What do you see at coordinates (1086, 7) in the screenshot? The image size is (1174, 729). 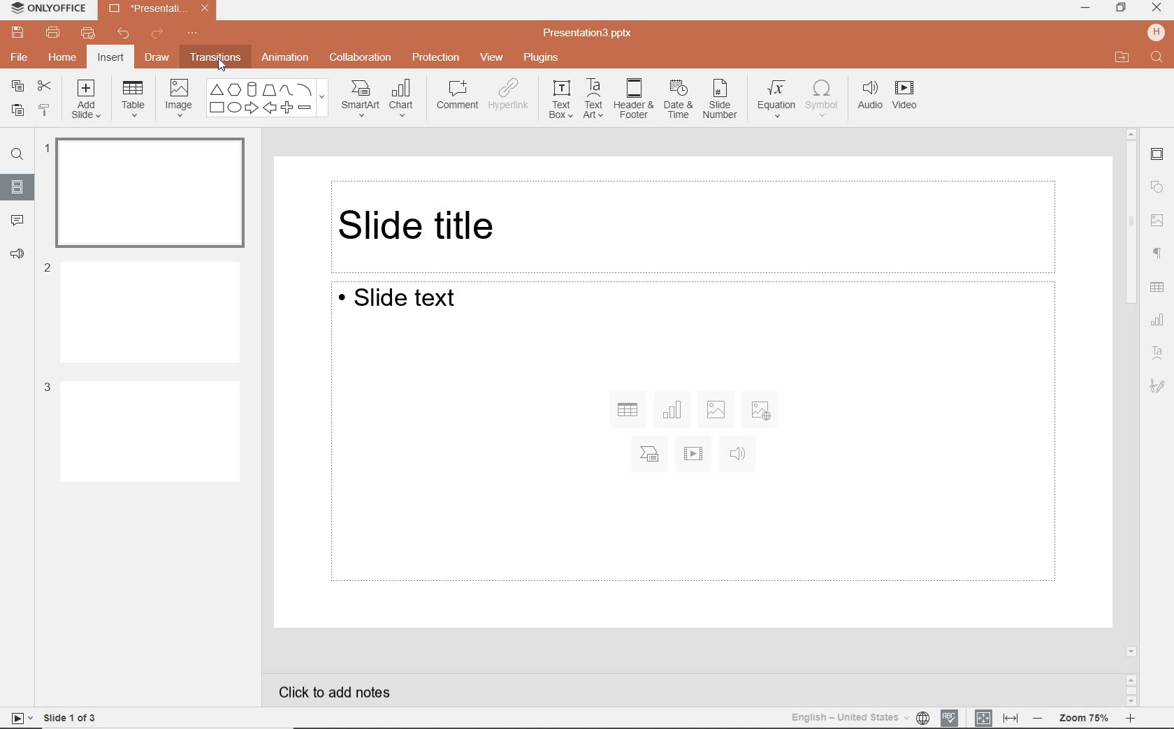 I see `MINIMIZE` at bounding box center [1086, 7].